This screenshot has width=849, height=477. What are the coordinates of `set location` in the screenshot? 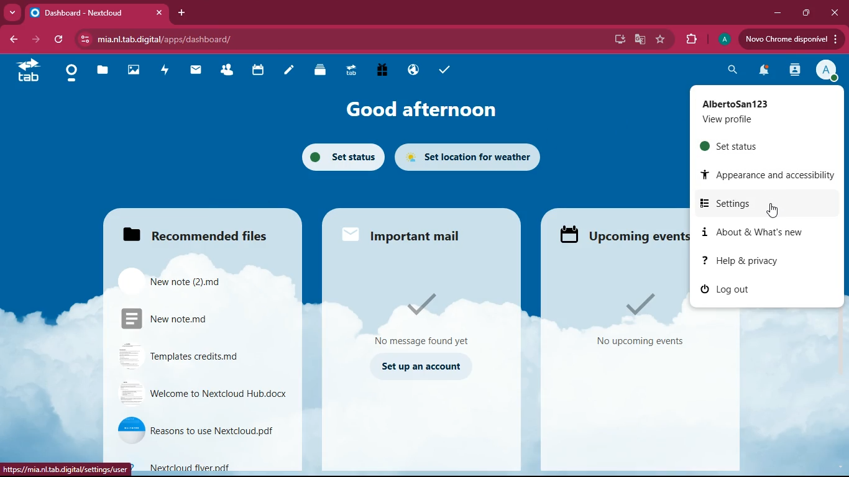 It's located at (472, 157).